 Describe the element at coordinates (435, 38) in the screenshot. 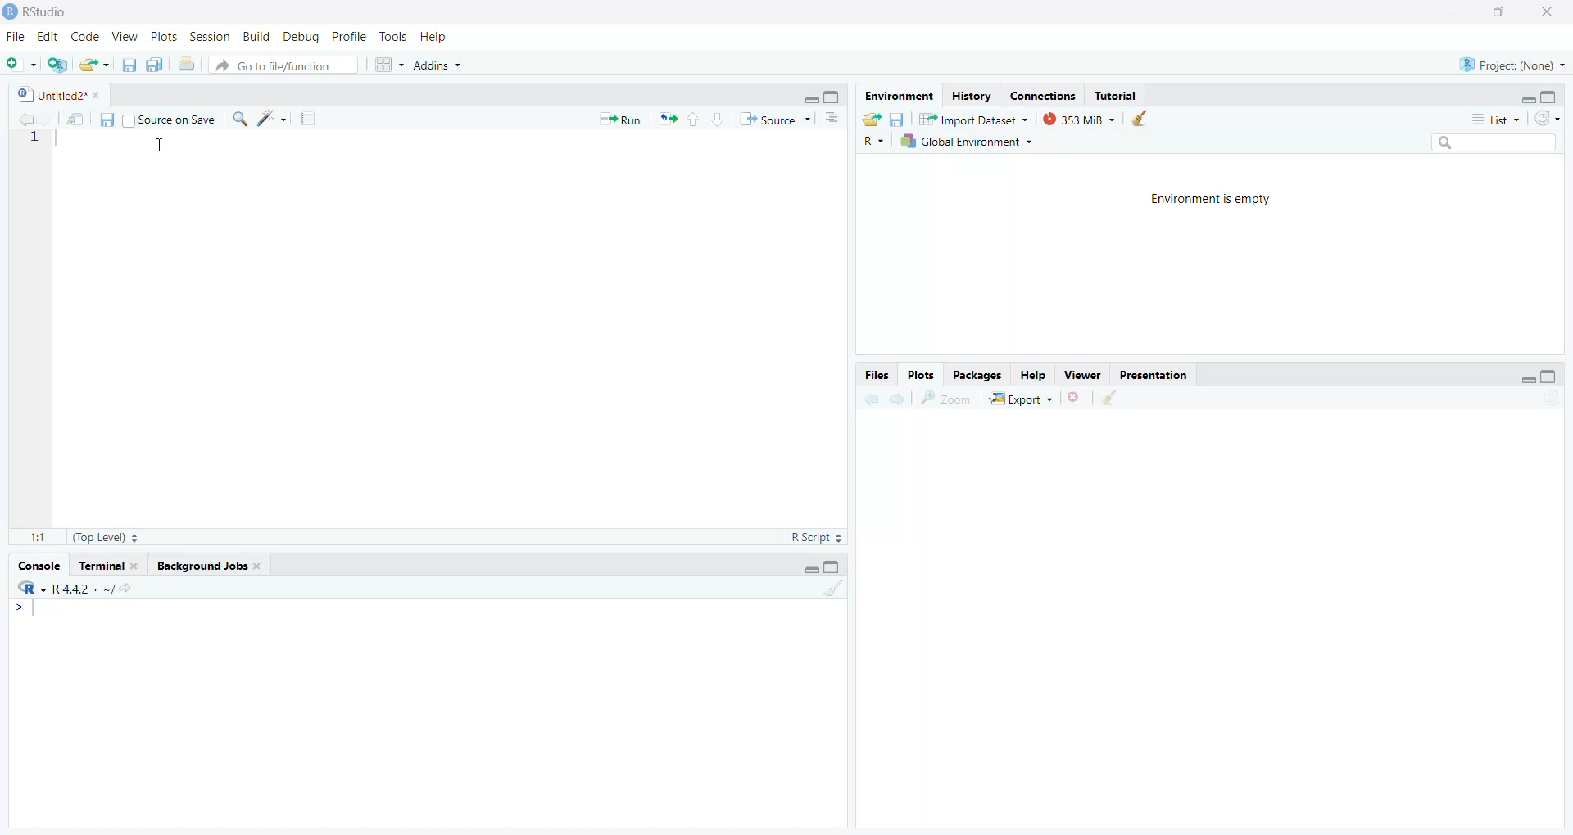

I see `Help` at that location.